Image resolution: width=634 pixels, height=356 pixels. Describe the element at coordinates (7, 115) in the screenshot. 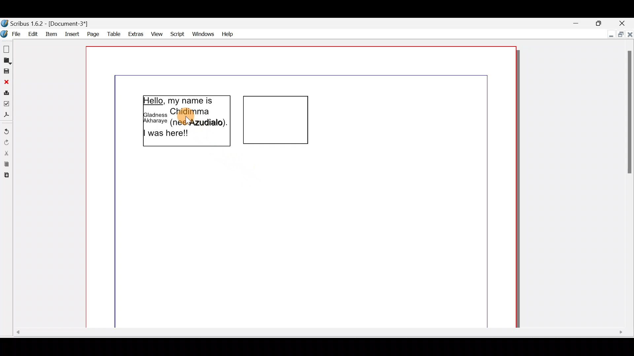

I see `Save as PDF` at that location.